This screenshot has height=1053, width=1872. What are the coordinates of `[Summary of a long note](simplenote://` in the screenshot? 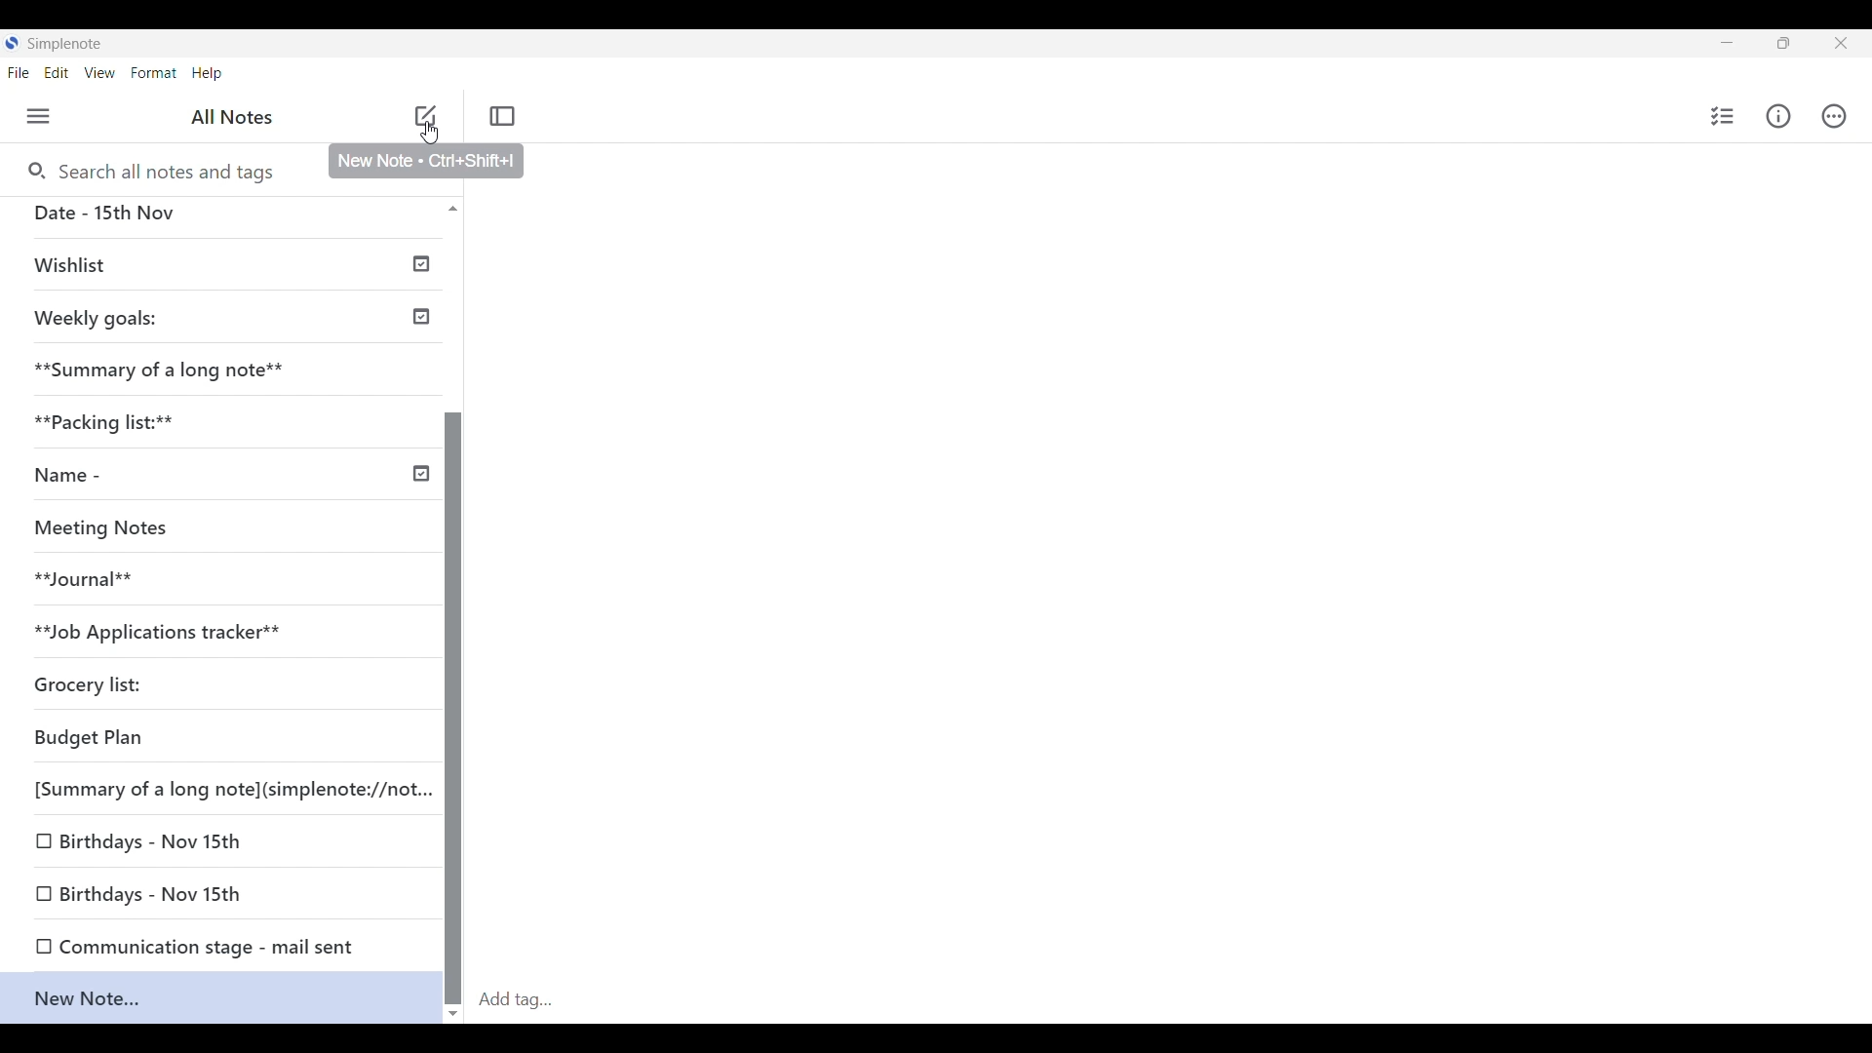 It's located at (233, 790).